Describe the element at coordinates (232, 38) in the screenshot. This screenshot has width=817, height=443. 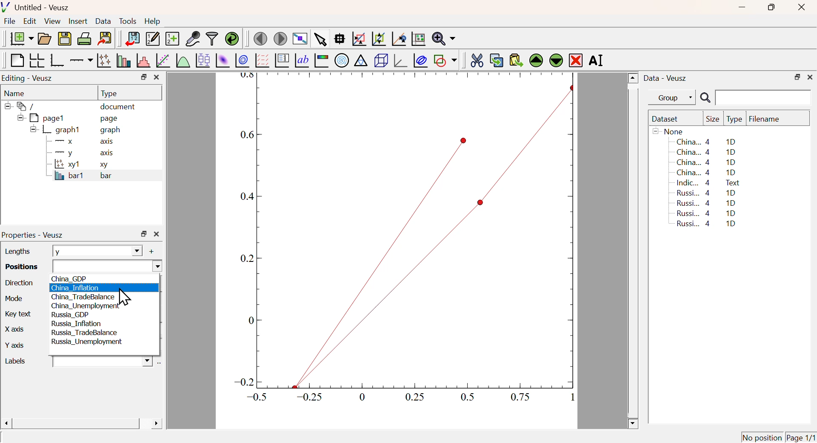
I see `Reload linked dataset` at that location.